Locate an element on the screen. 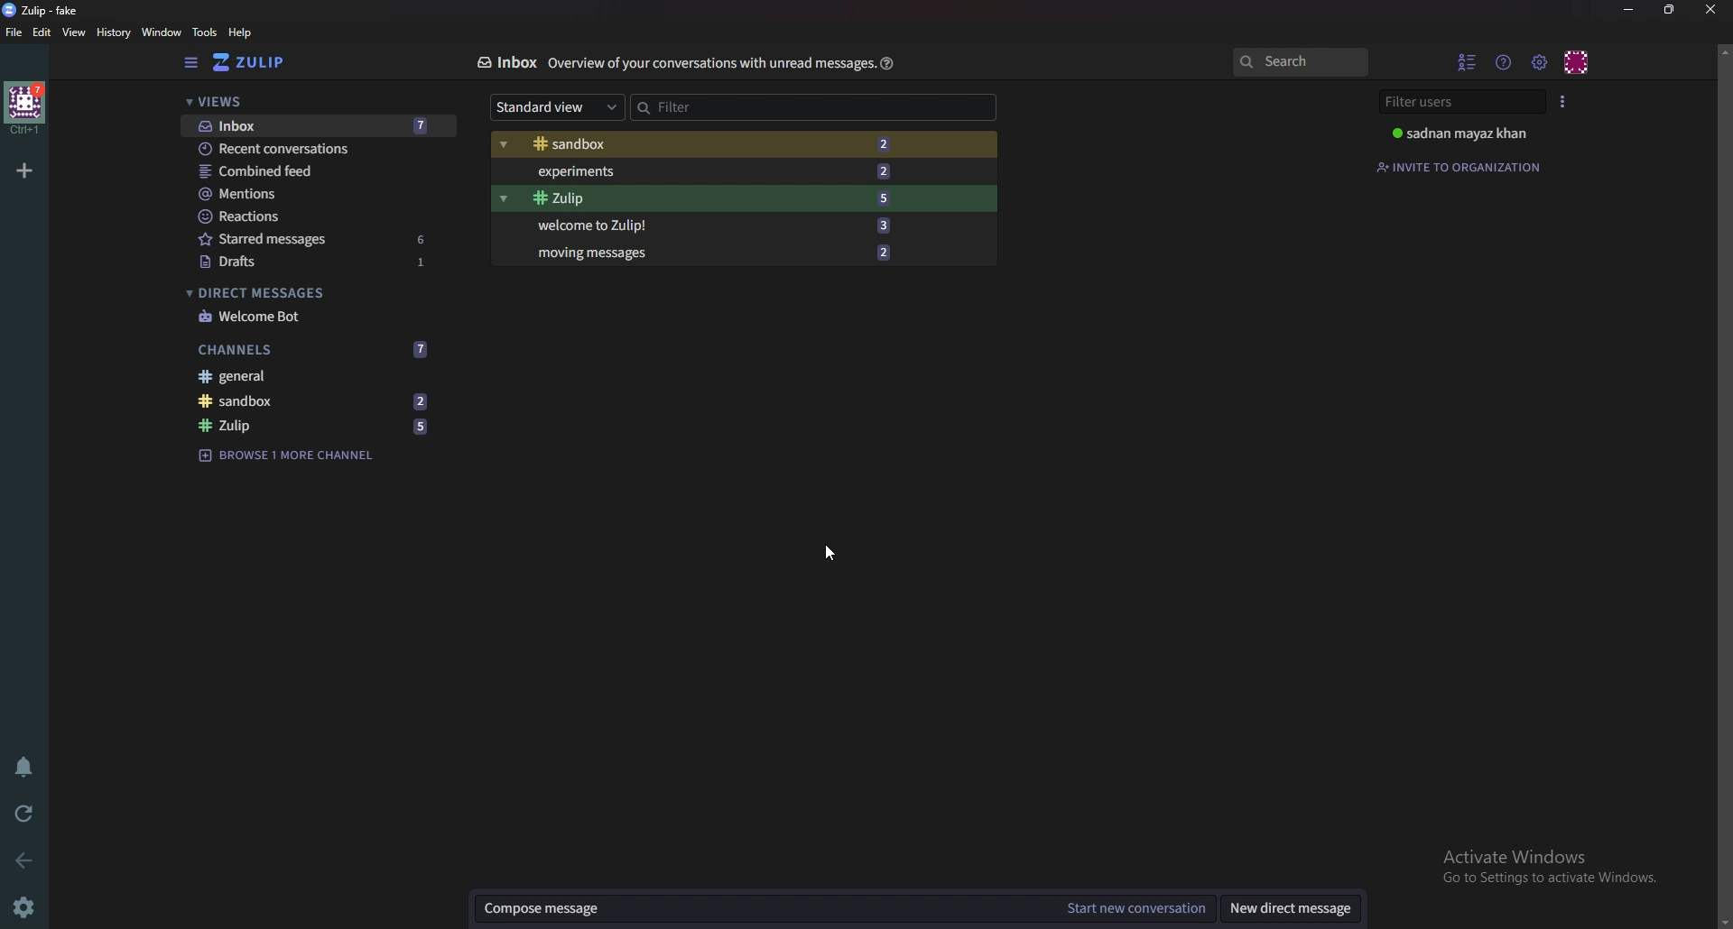 Image resolution: width=1733 pixels, height=929 pixels. drafts is located at coordinates (323, 262).